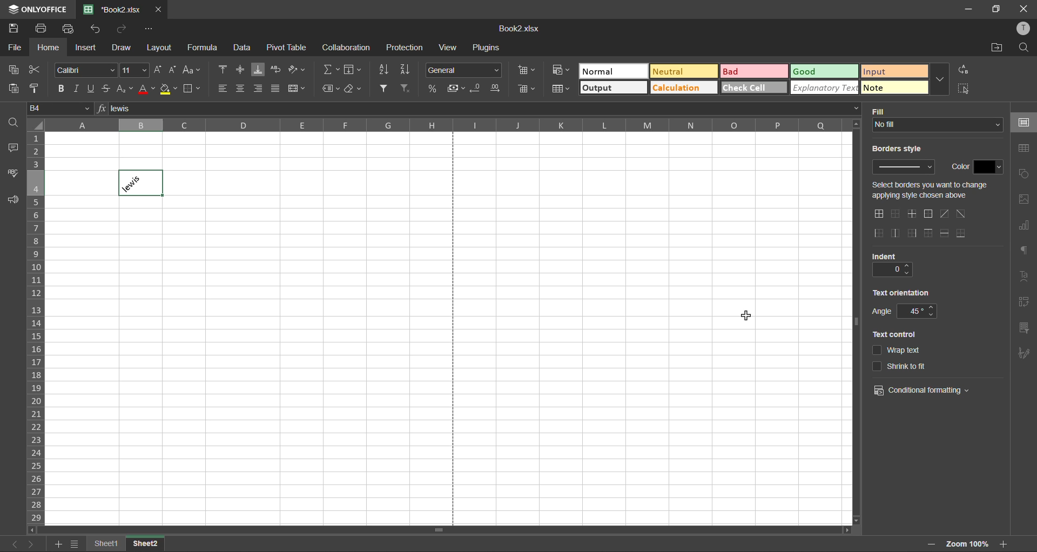 The width and height of the screenshot is (1037, 552). Describe the element at coordinates (752, 88) in the screenshot. I see `check cell` at that location.